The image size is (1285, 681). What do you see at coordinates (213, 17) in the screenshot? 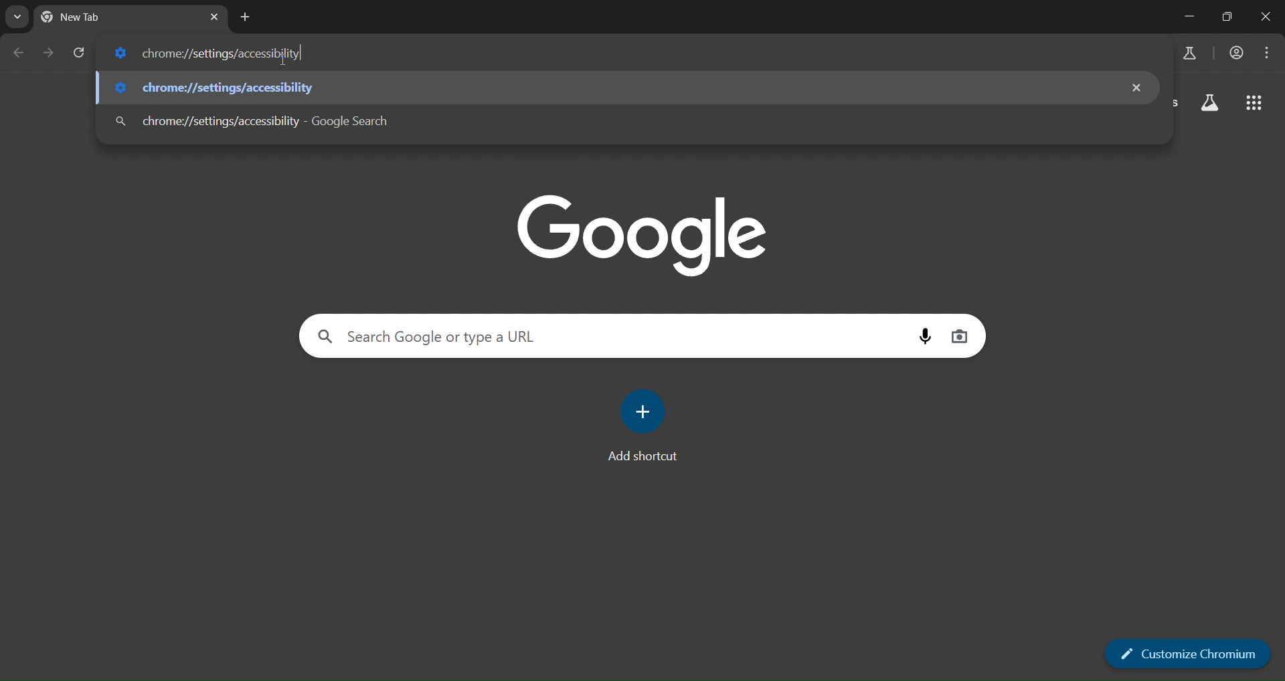
I see `close tab` at bounding box center [213, 17].